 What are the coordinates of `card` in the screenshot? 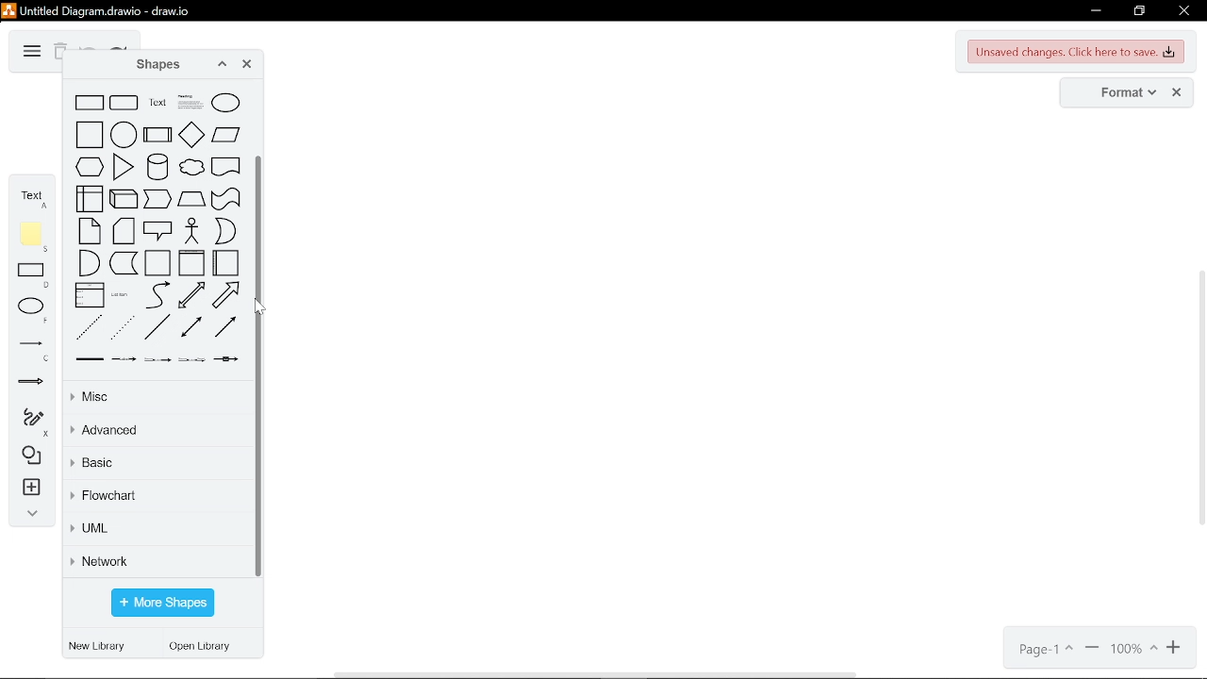 It's located at (124, 231).